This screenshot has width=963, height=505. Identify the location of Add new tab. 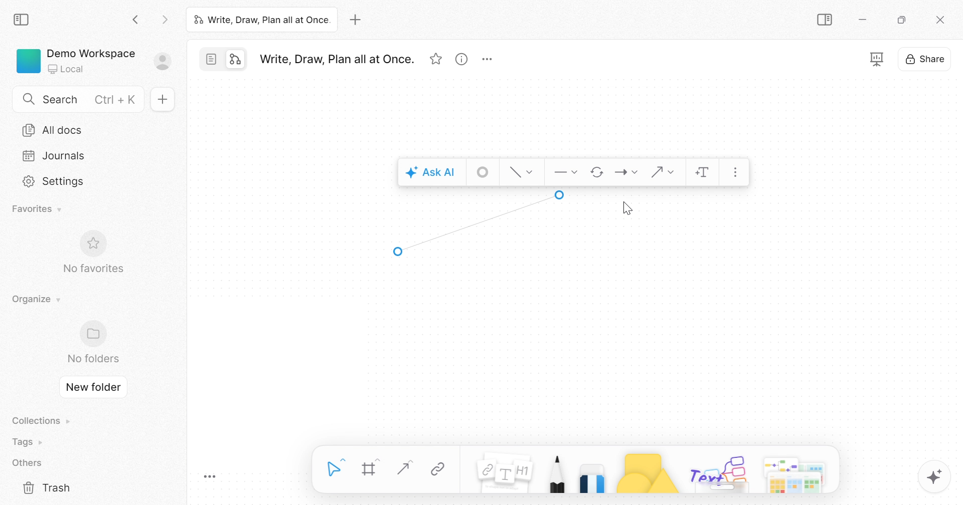
(357, 20).